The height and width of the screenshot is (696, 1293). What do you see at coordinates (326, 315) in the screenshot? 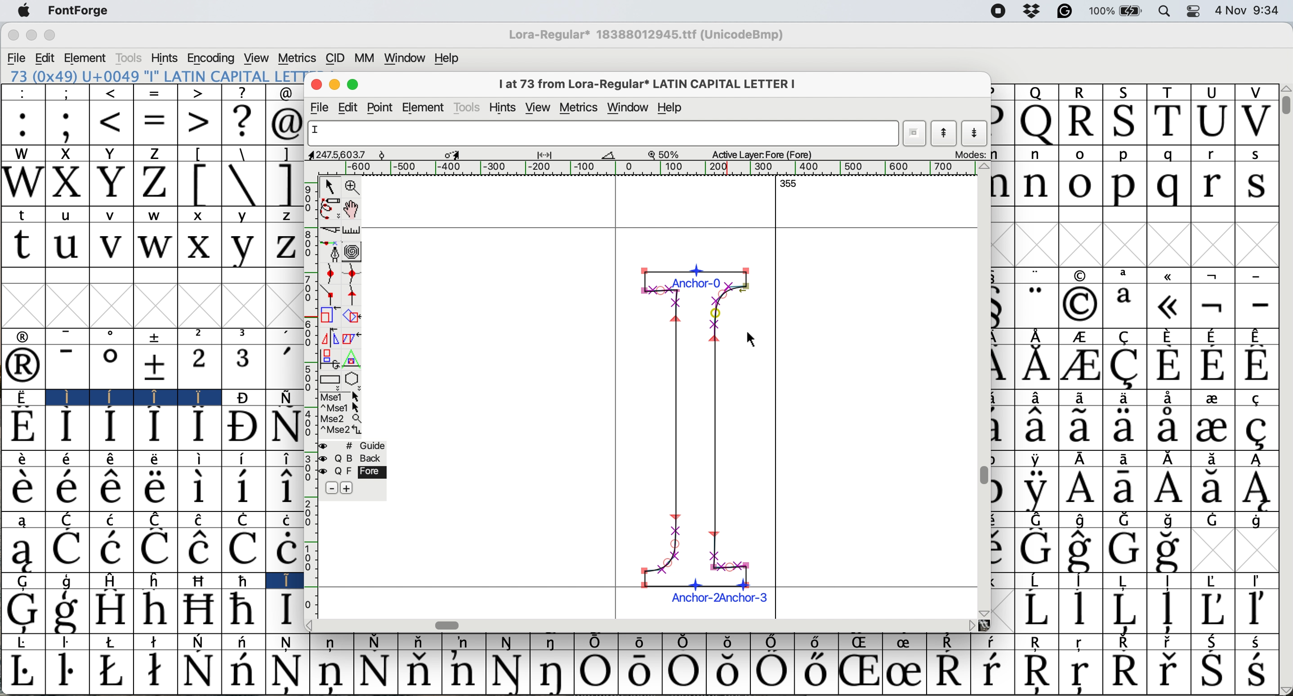
I see `scale the selection` at bounding box center [326, 315].